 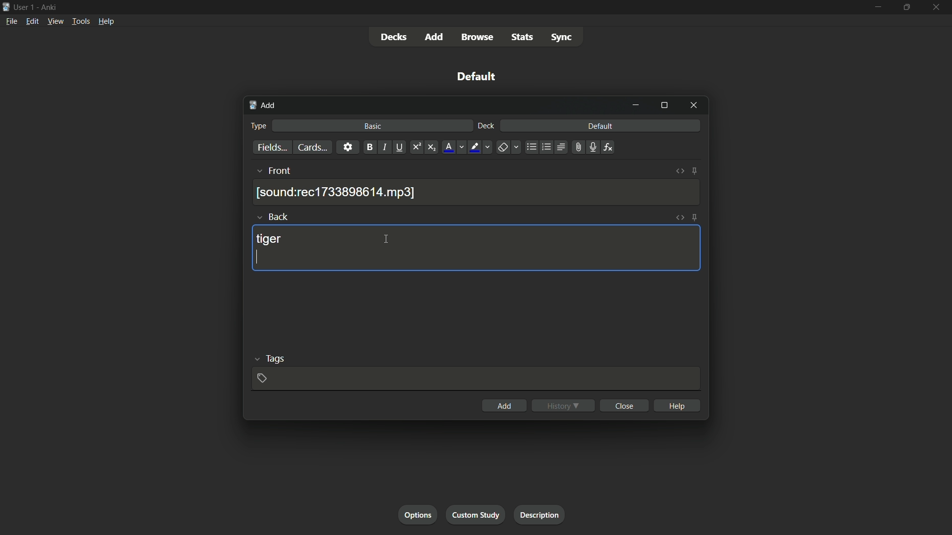 What do you see at coordinates (624, 406) in the screenshot?
I see `close` at bounding box center [624, 406].